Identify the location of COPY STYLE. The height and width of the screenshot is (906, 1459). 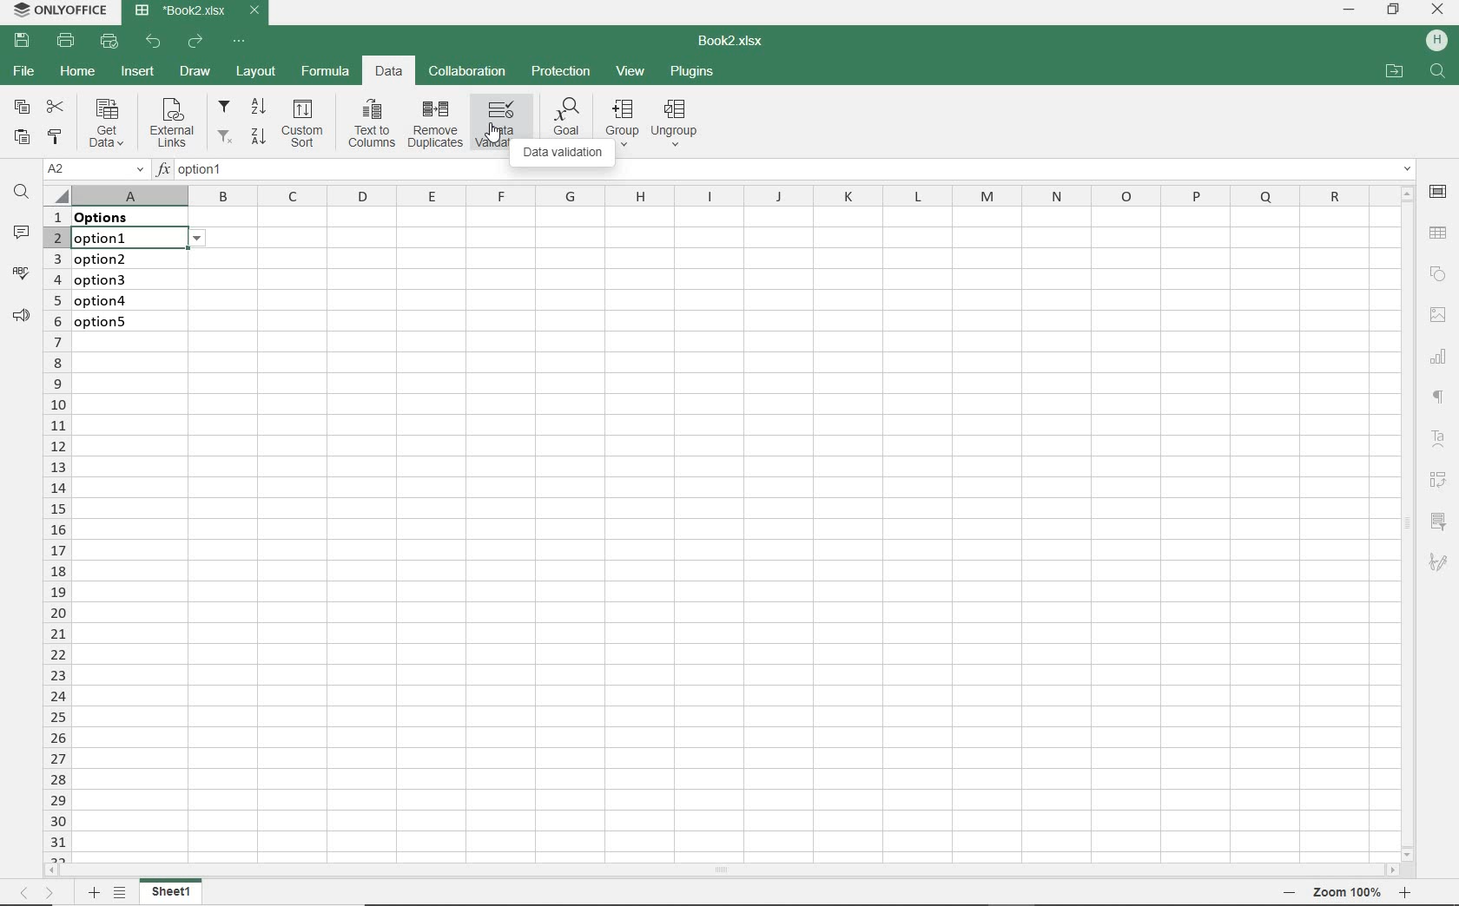
(56, 136).